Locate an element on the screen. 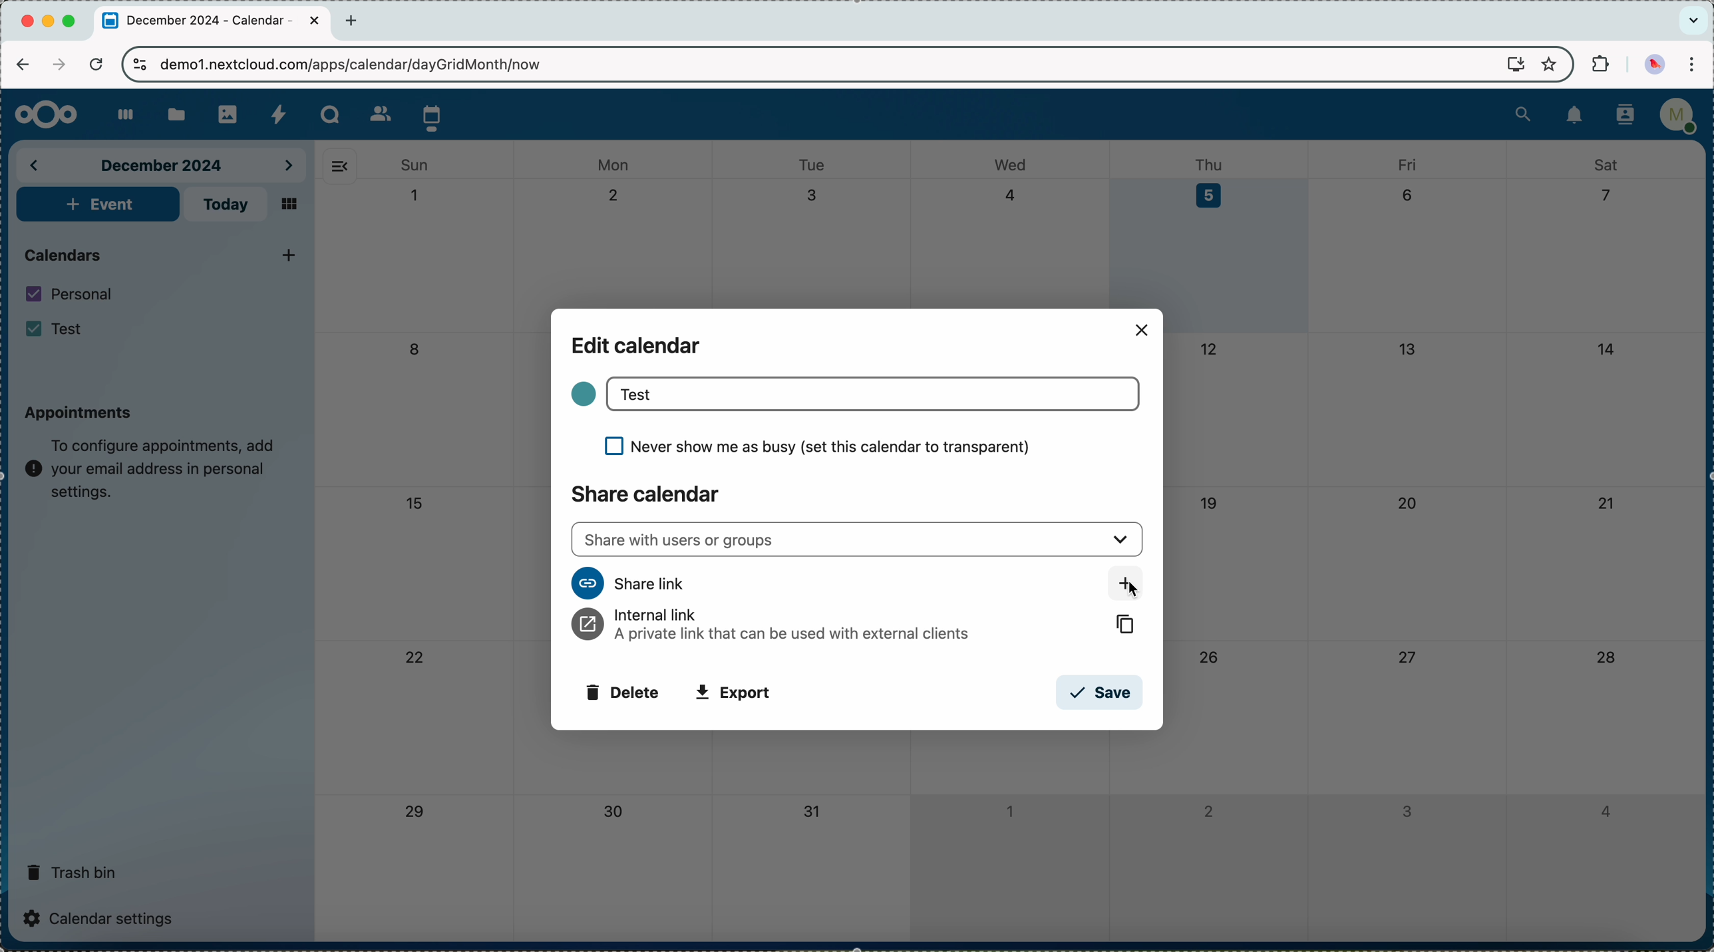 Image resolution: width=1714 pixels, height=952 pixels. maximize is located at coordinates (72, 21).